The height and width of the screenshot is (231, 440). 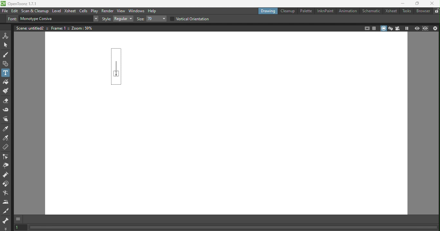 What do you see at coordinates (6, 46) in the screenshot?
I see `Selection tool` at bounding box center [6, 46].